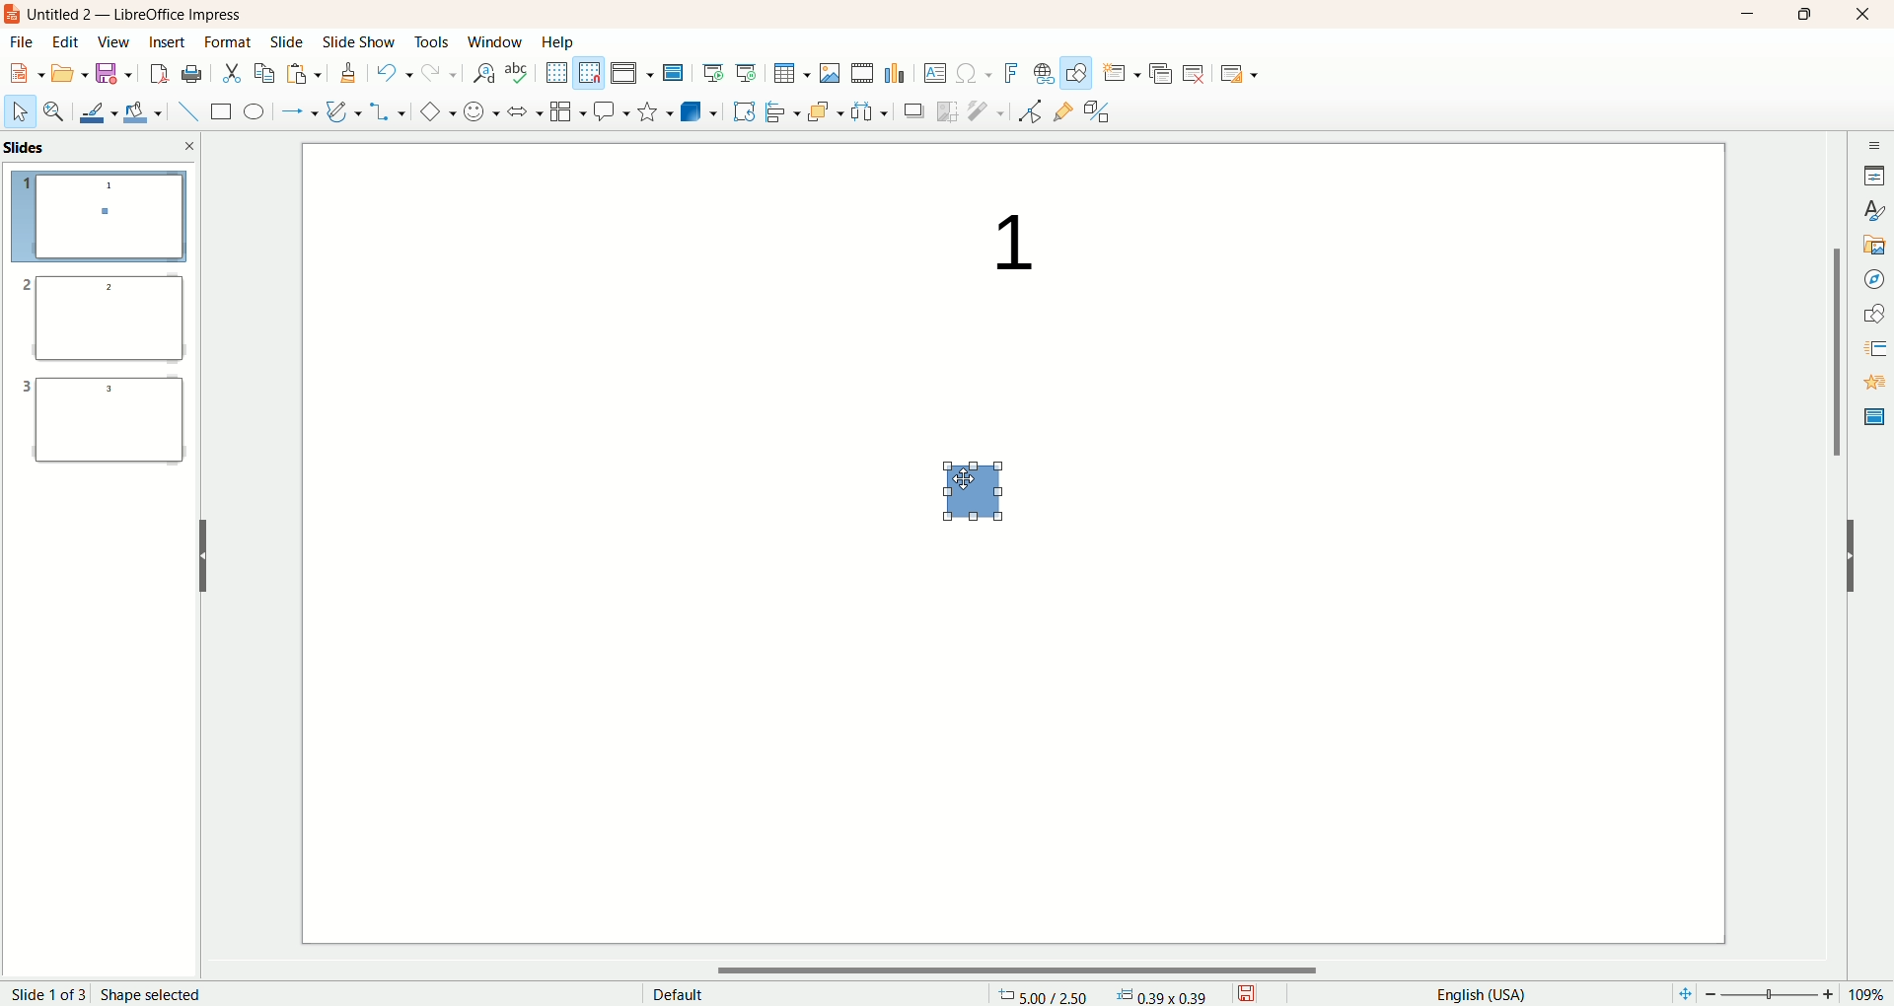 The width and height of the screenshot is (1894, 1006). I want to click on anchor point, so click(1171, 994).